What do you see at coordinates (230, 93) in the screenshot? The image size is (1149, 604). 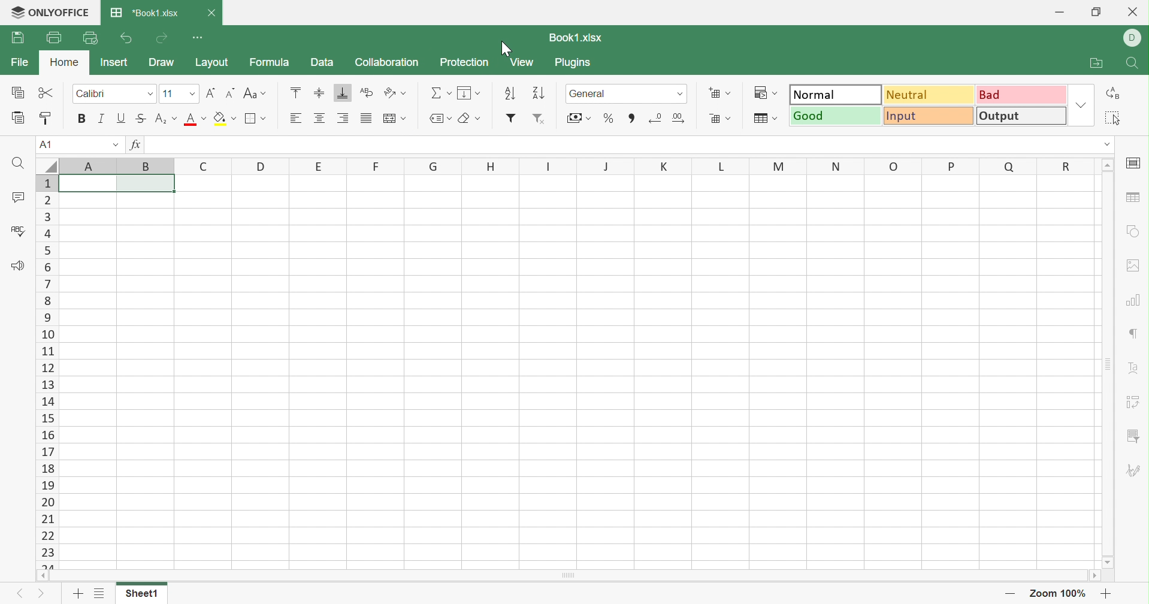 I see `Decrement font size` at bounding box center [230, 93].